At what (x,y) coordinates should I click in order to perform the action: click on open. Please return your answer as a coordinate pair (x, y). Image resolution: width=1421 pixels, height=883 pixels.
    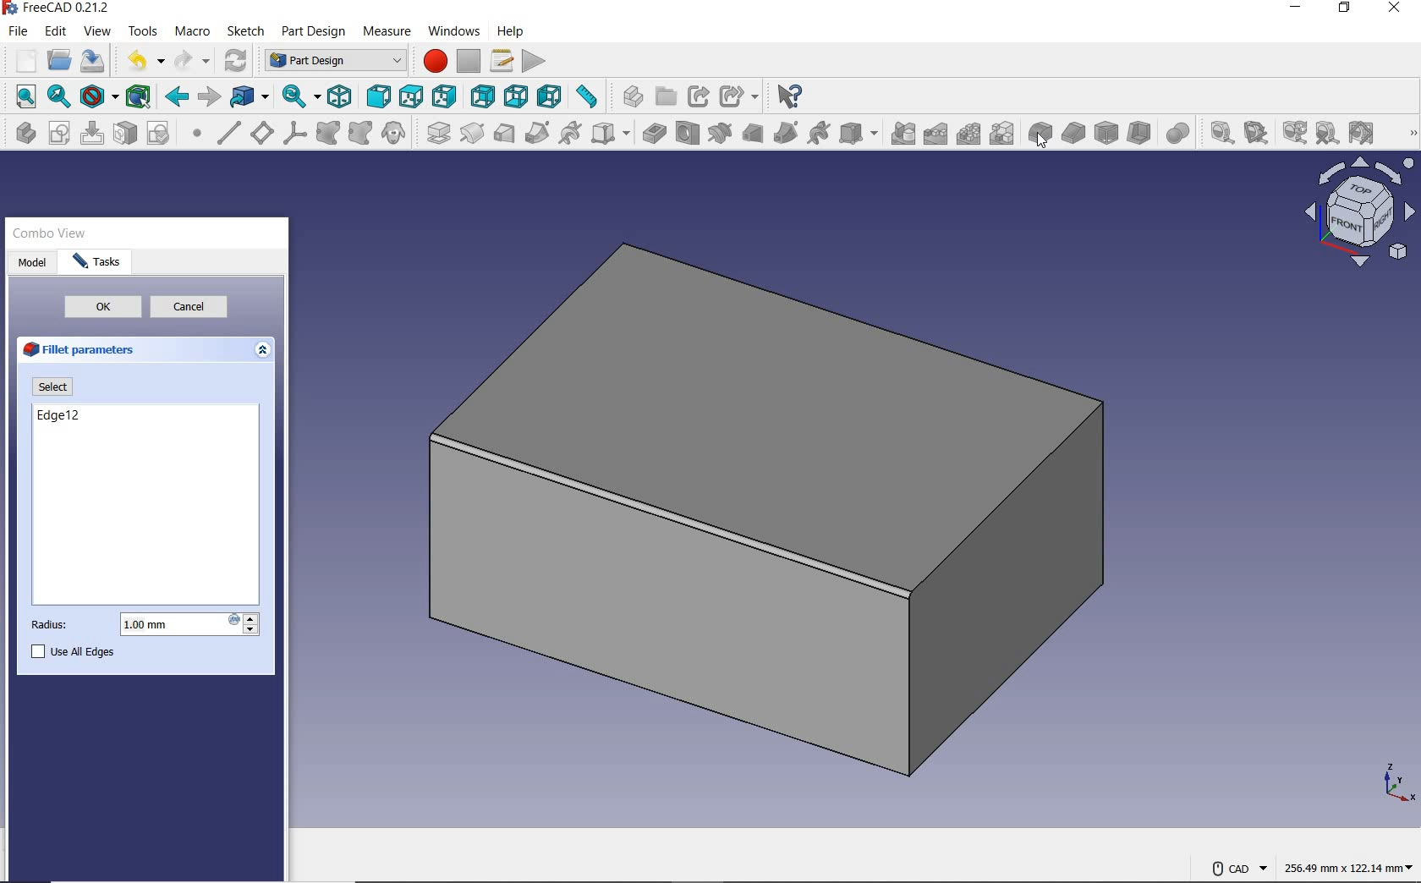
    Looking at the image, I should click on (59, 61).